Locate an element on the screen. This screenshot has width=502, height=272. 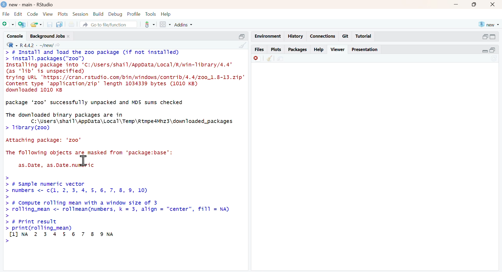
share file is located at coordinates (281, 59).